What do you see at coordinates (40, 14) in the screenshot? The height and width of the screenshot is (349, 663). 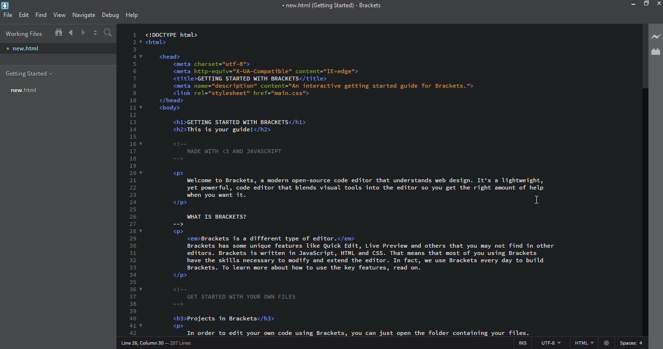 I see `find` at bounding box center [40, 14].